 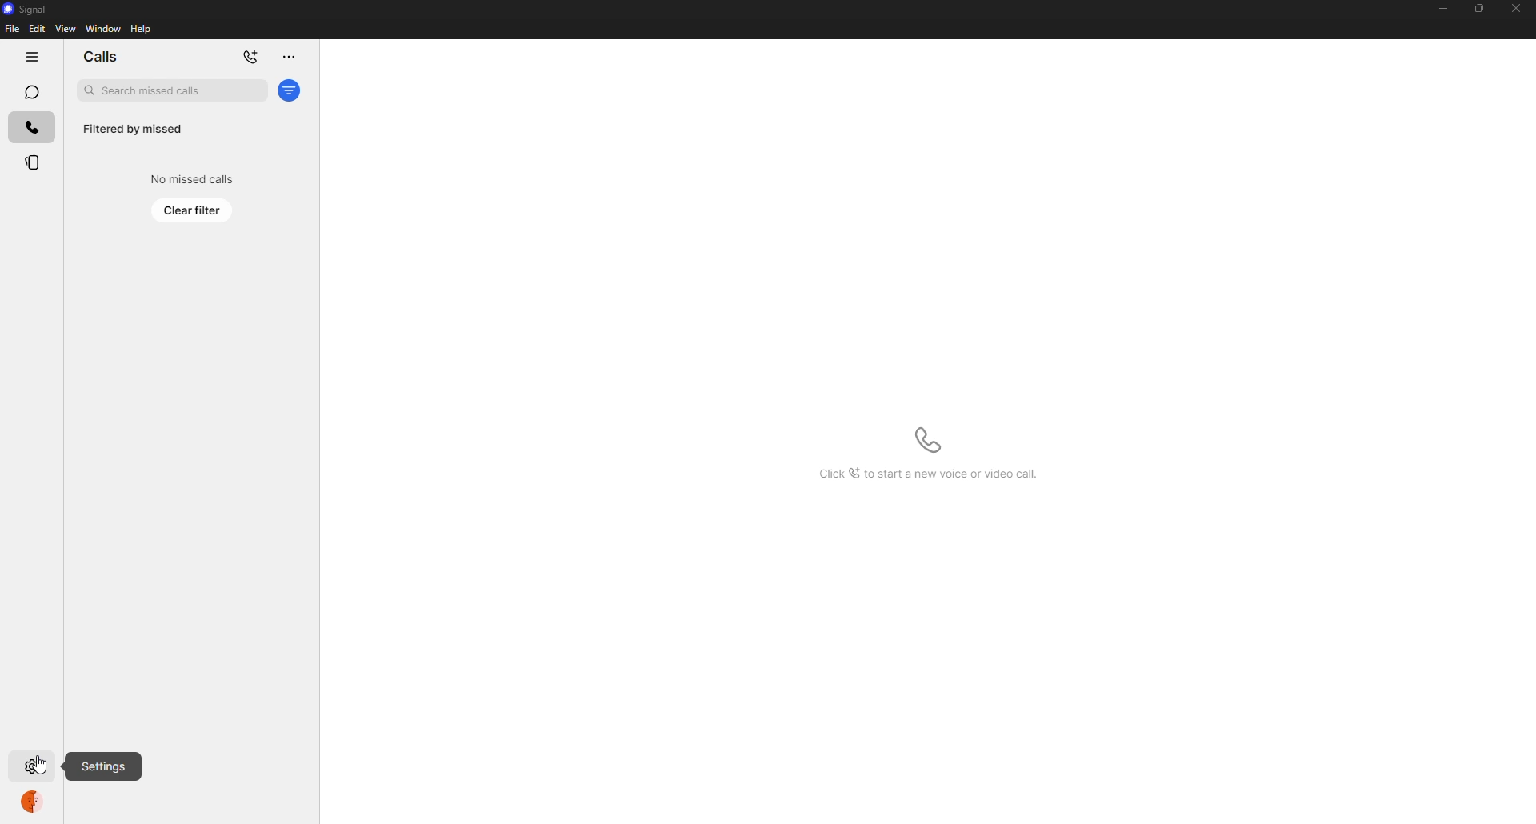 I want to click on search, so click(x=170, y=90).